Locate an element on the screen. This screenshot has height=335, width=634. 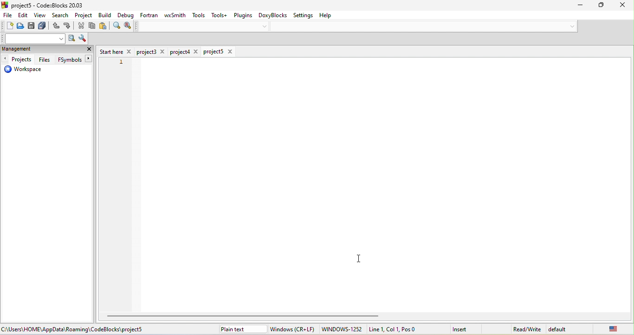
new template file is located at coordinates (220, 53).